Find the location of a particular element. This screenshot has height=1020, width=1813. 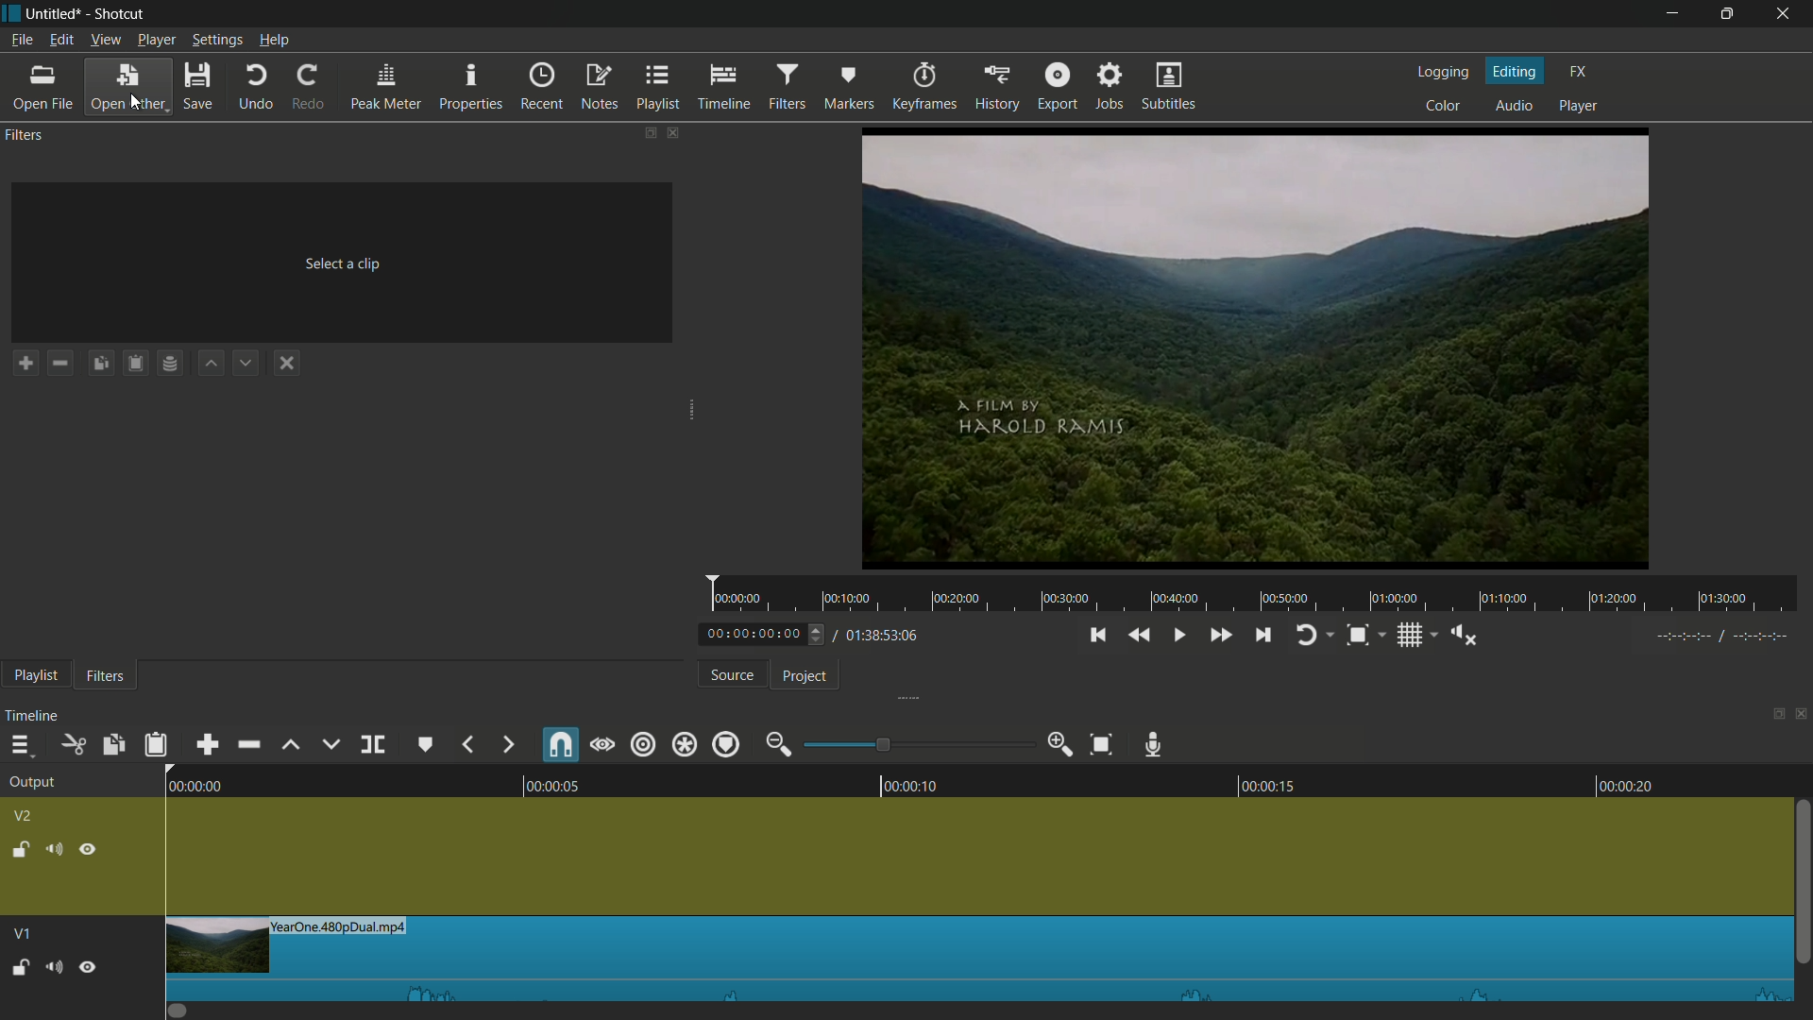

split at playhead is located at coordinates (372, 745).